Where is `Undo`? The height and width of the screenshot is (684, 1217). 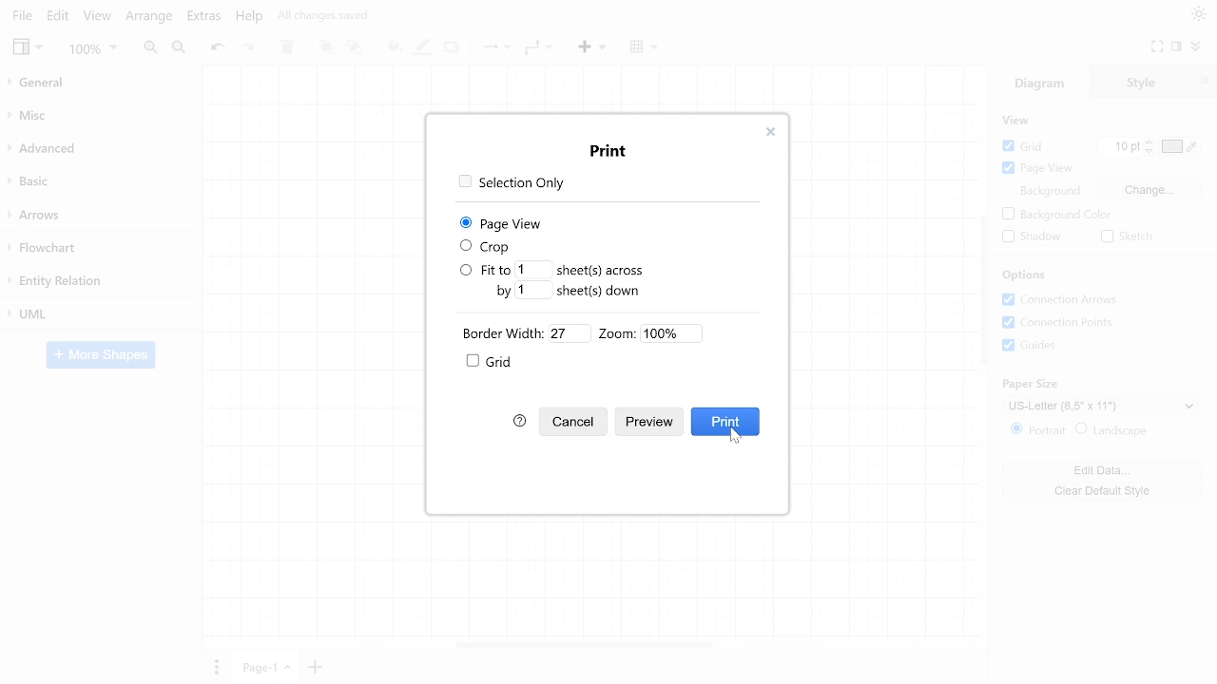 Undo is located at coordinates (218, 49).